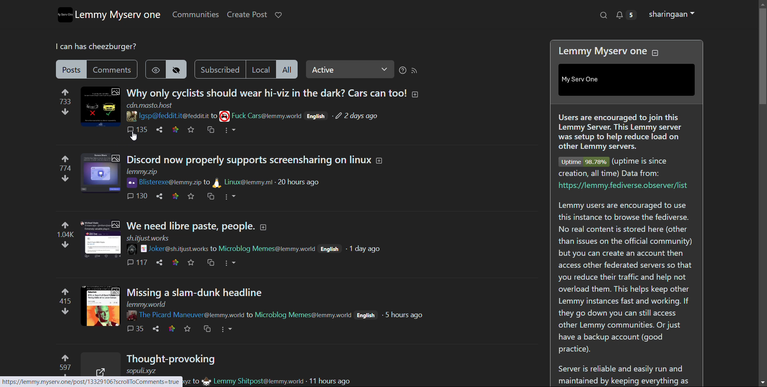 Image resolution: width=767 pixels, height=387 pixels. I want to click on crosspost, so click(211, 263).